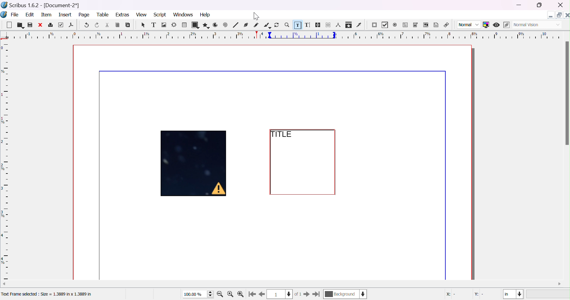 This screenshot has height=300, width=570. Describe the element at coordinates (128, 25) in the screenshot. I see `paste` at that location.